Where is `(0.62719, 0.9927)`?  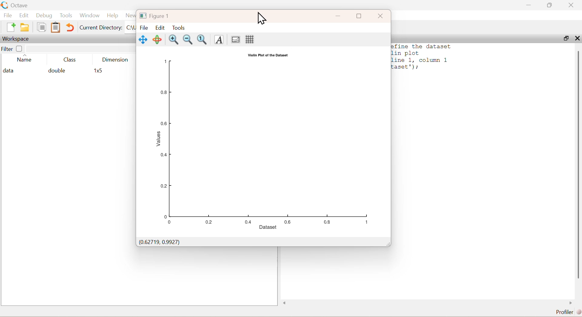 (0.62719, 0.9927) is located at coordinates (159, 242).